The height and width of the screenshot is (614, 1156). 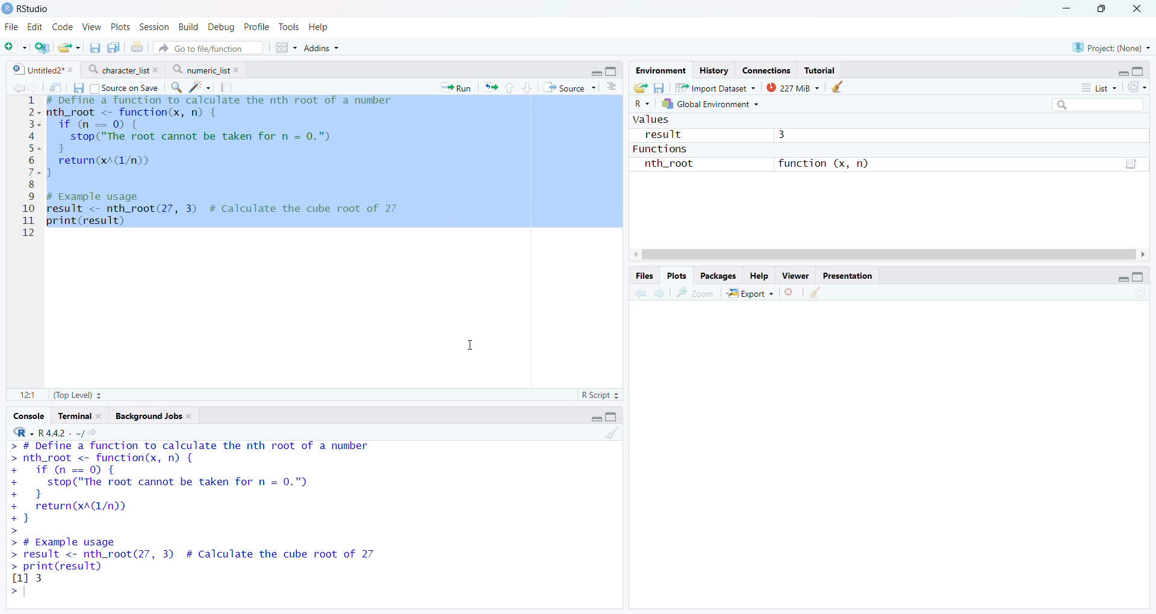 I want to click on Line numbers, so click(x=31, y=166).